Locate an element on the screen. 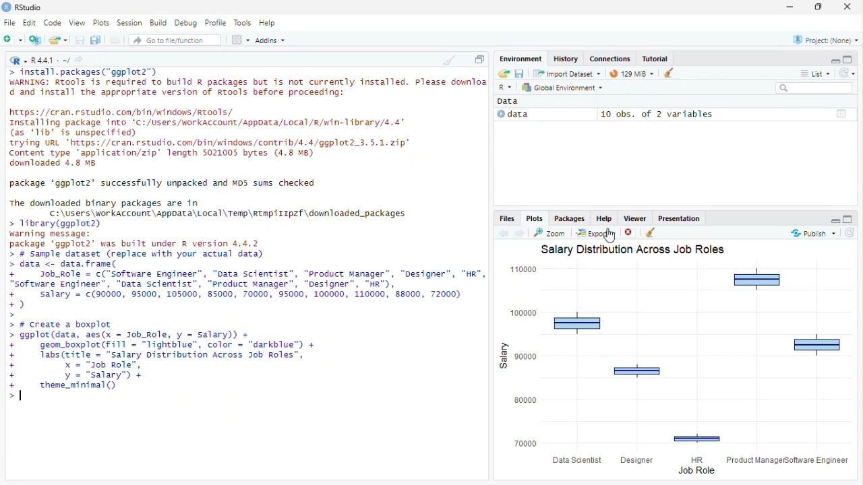 The image size is (863, 485). Maximize is located at coordinates (816, 7).